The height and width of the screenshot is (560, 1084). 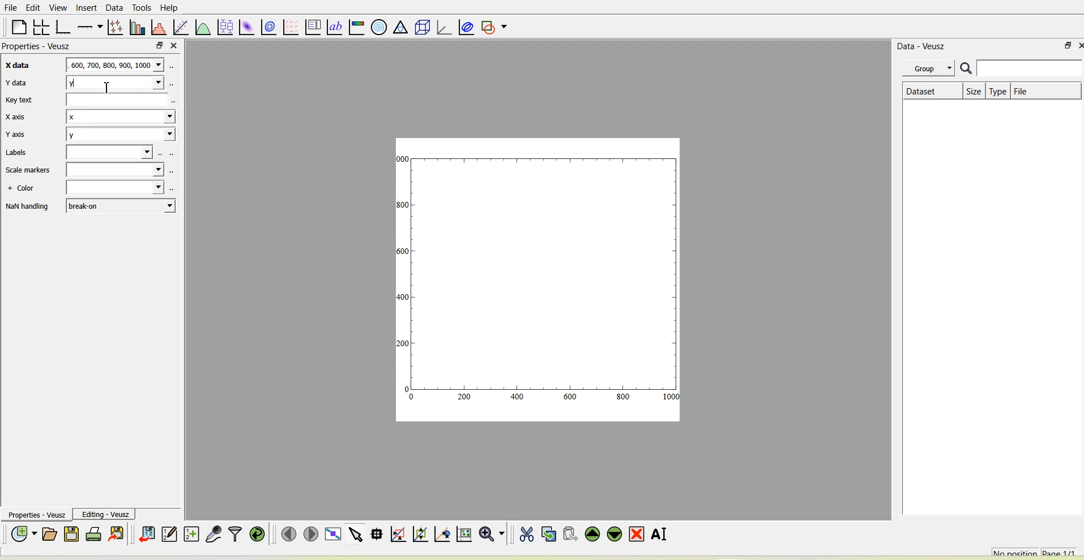 I want to click on Zoom functions menu, so click(x=492, y=535).